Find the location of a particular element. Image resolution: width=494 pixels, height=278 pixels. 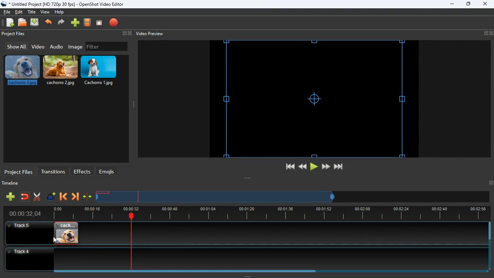

fullscreen is located at coordinates (489, 33).